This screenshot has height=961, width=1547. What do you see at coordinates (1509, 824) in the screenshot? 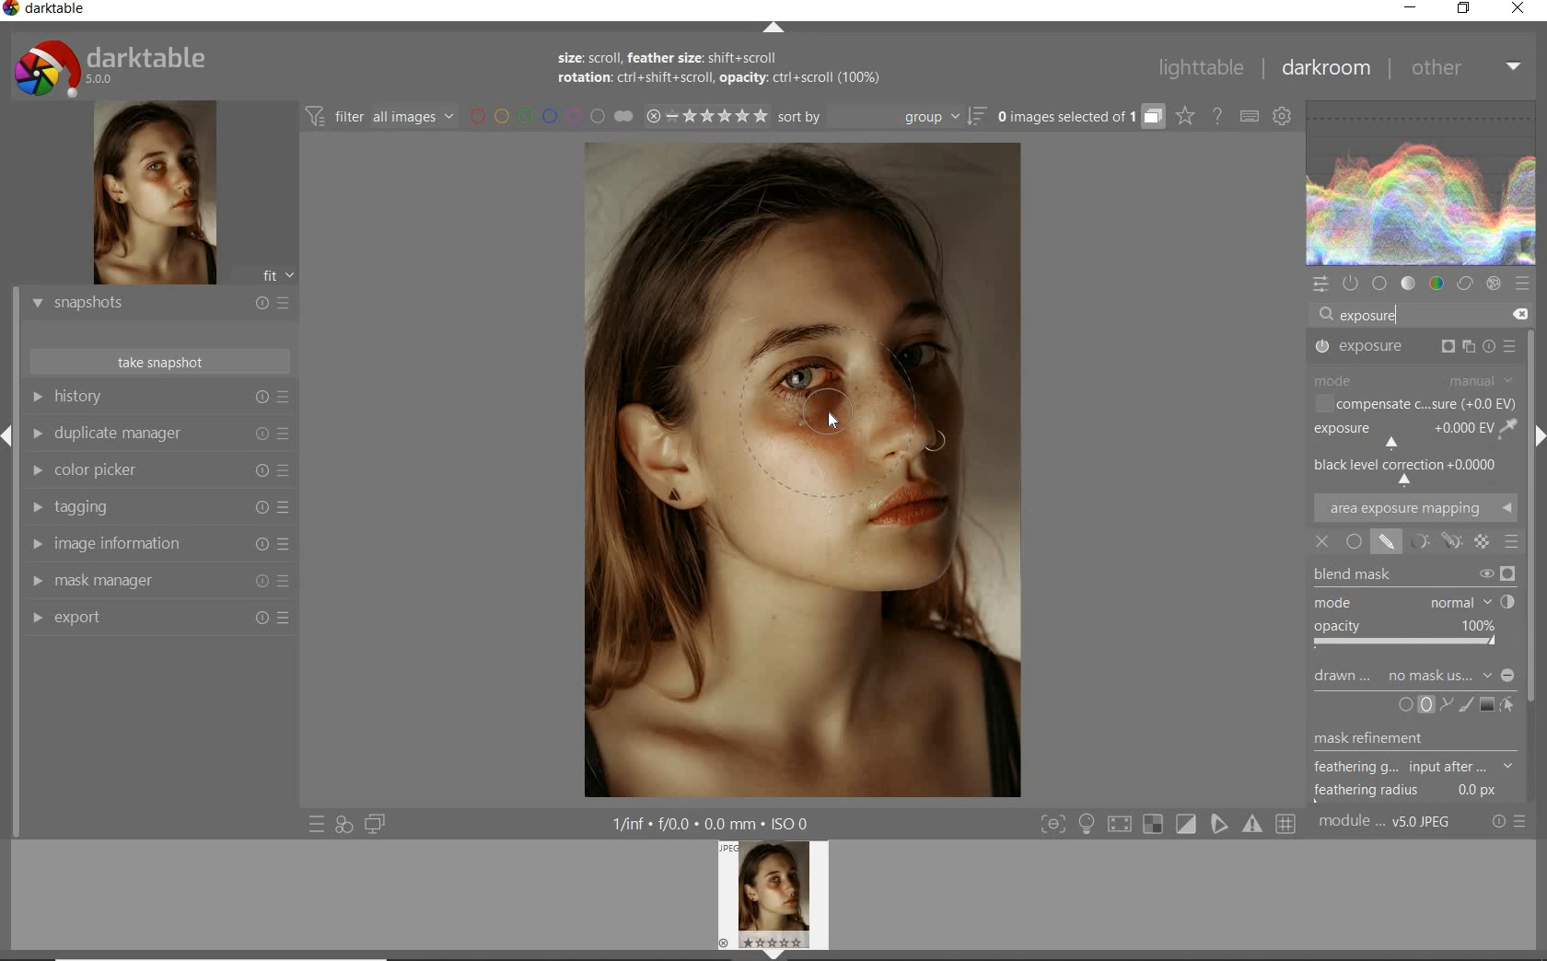
I see `reset or presets & preferences` at bounding box center [1509, 824].